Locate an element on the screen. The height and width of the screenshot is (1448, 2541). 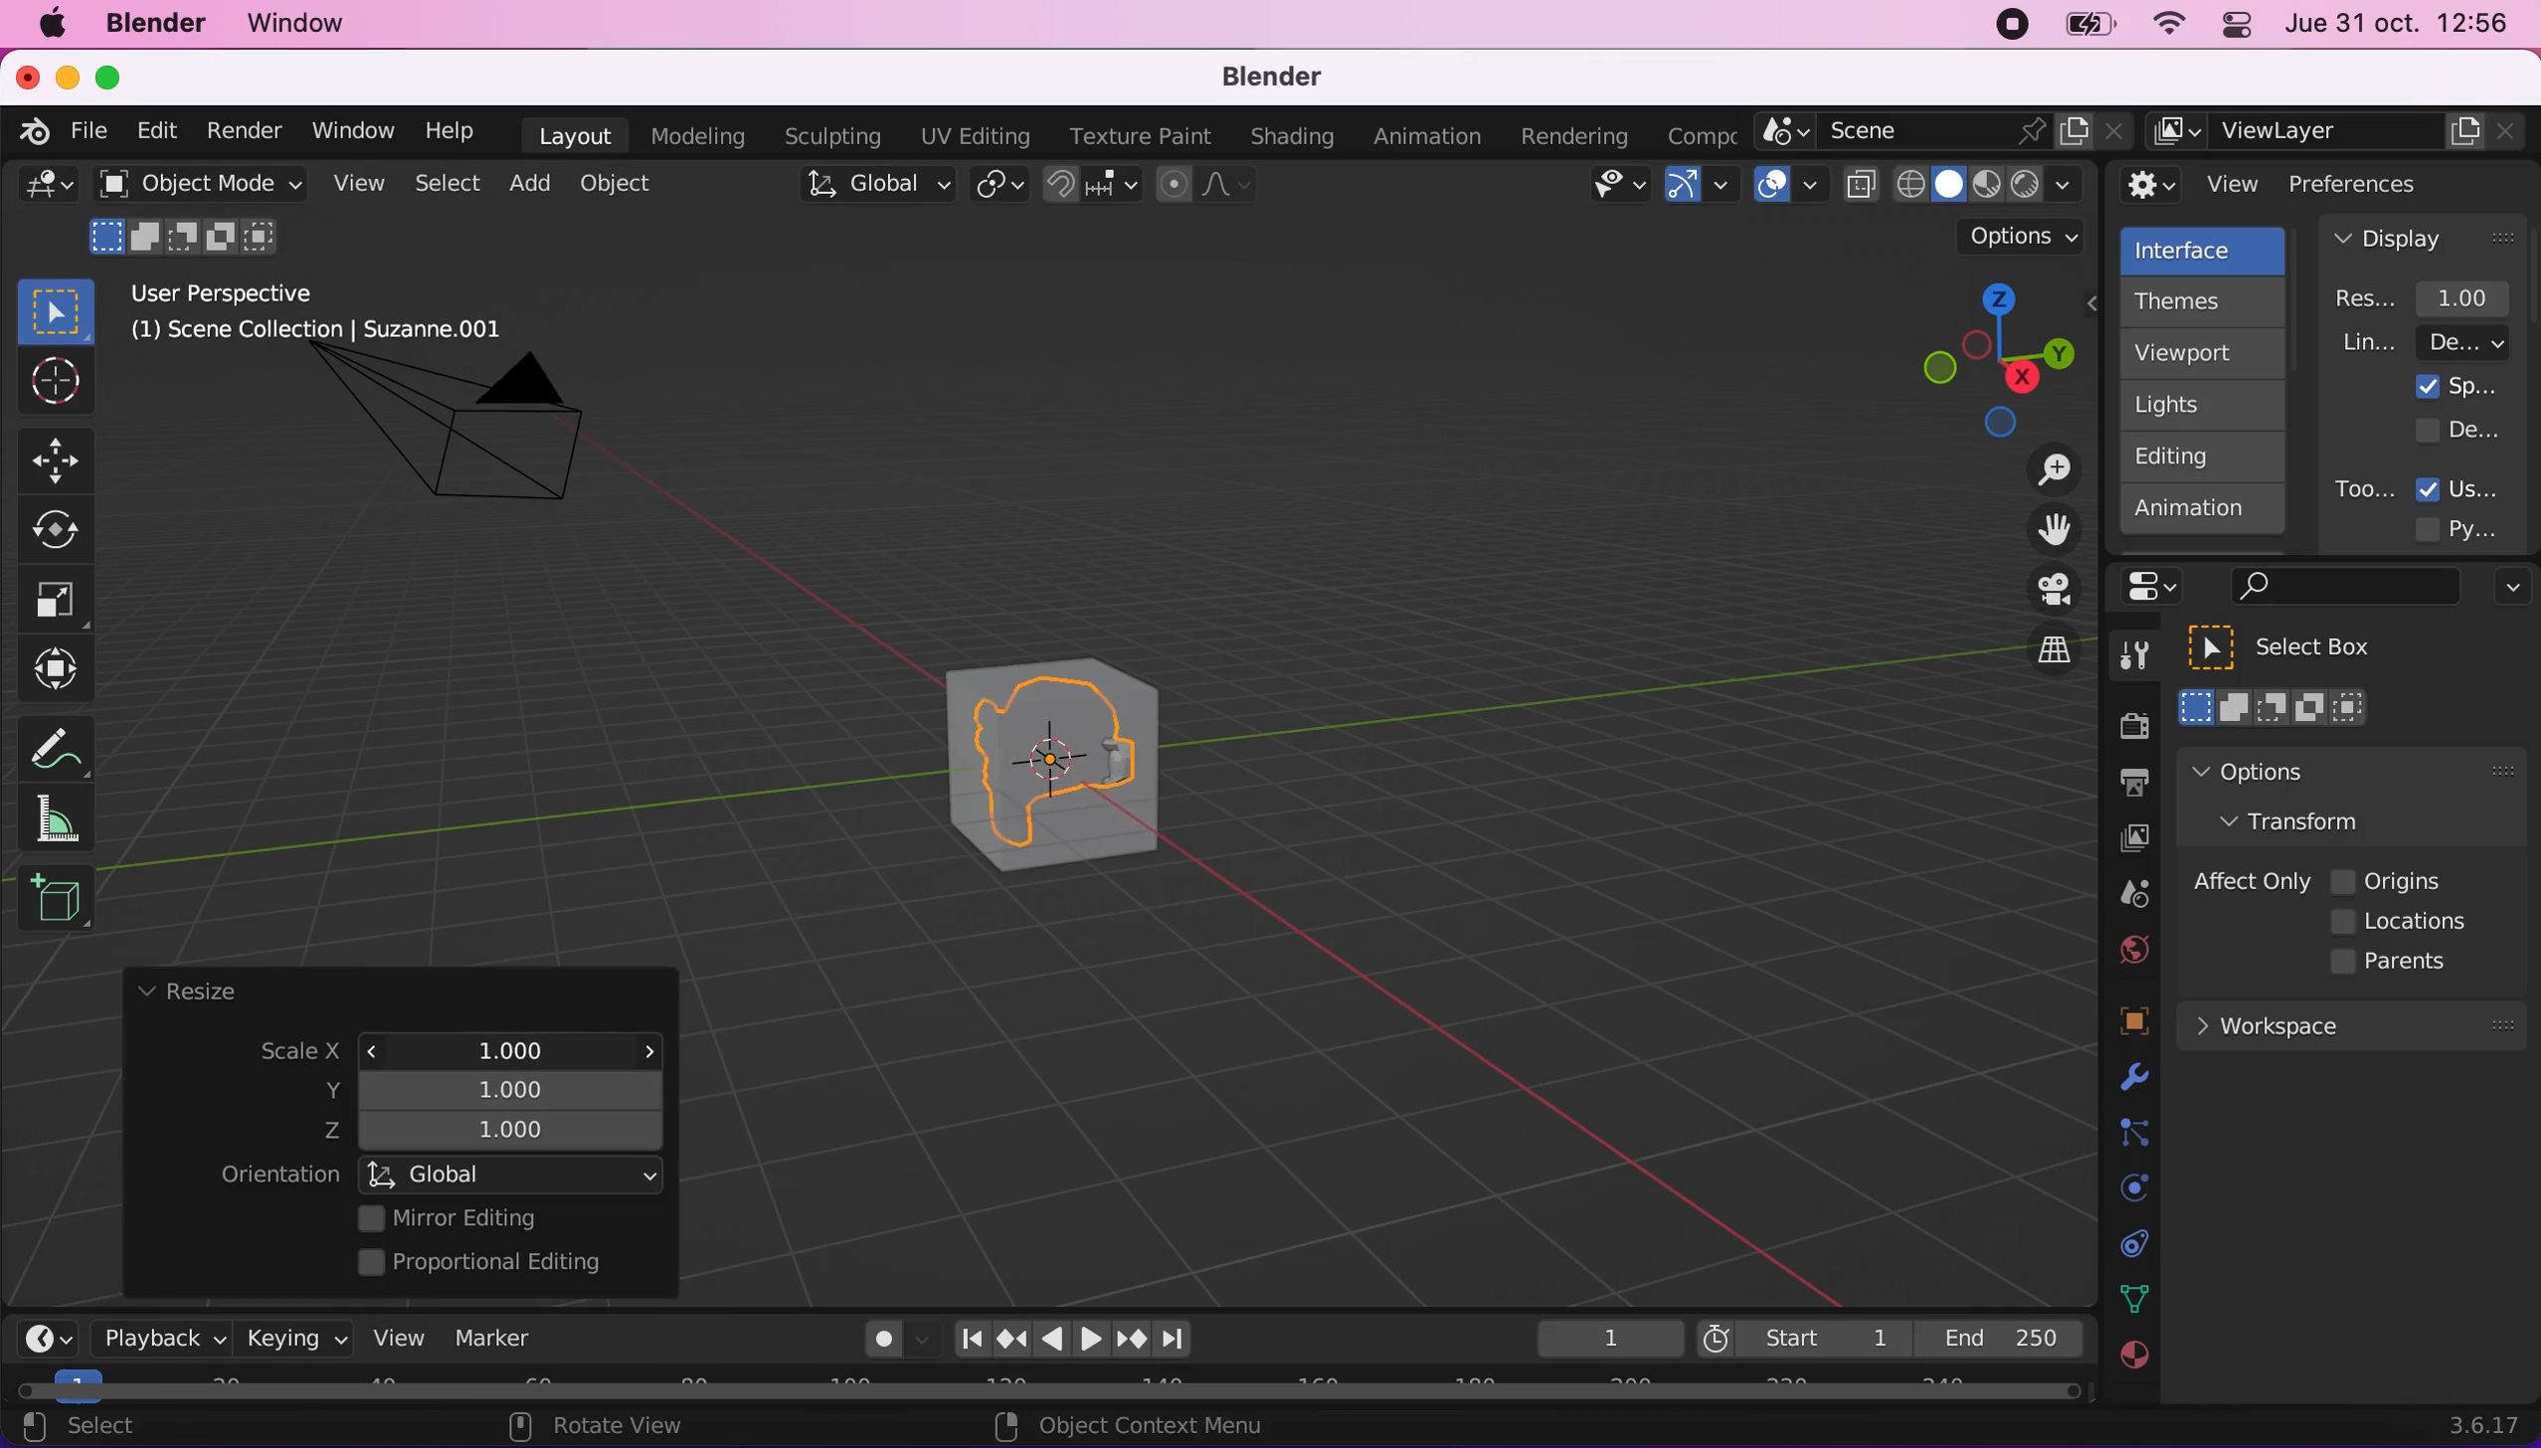
measure is located at coordinates (70, 817).